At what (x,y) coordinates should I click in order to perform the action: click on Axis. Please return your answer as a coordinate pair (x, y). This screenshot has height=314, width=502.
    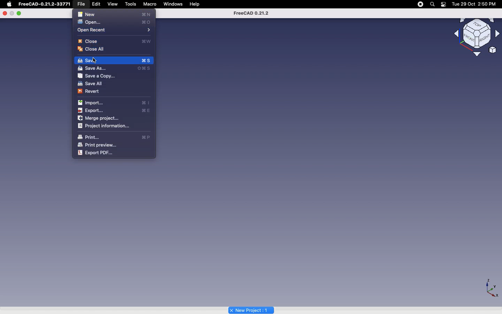
    Looking at the image, I should click on (492, 288).